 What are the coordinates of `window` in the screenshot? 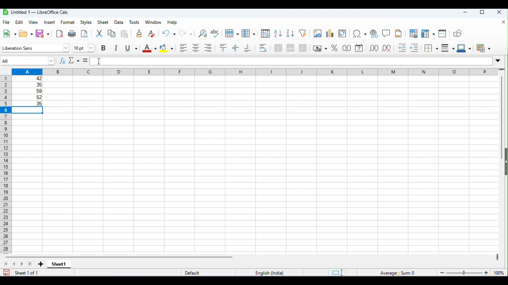 It's located at (153, 23).